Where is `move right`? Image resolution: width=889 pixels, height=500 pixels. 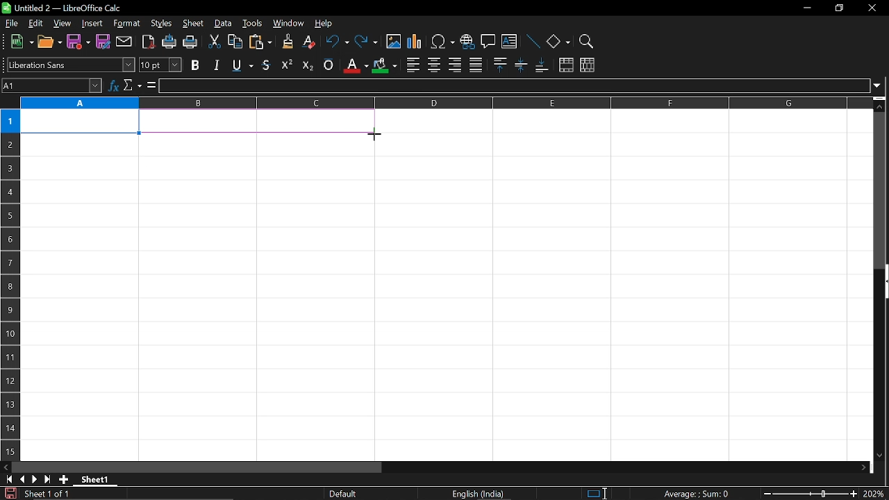 move right is located at coordinates (865, 467).